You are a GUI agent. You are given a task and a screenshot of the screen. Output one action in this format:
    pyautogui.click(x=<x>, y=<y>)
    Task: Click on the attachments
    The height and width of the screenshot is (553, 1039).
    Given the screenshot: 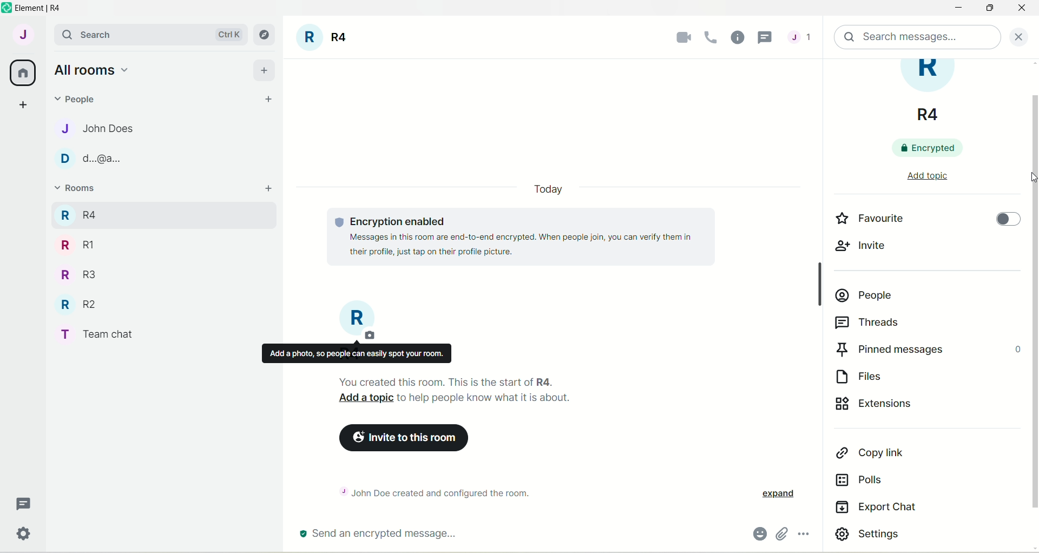 What is the action you would take?
    pyautogui.click(x=781, y=535)
    